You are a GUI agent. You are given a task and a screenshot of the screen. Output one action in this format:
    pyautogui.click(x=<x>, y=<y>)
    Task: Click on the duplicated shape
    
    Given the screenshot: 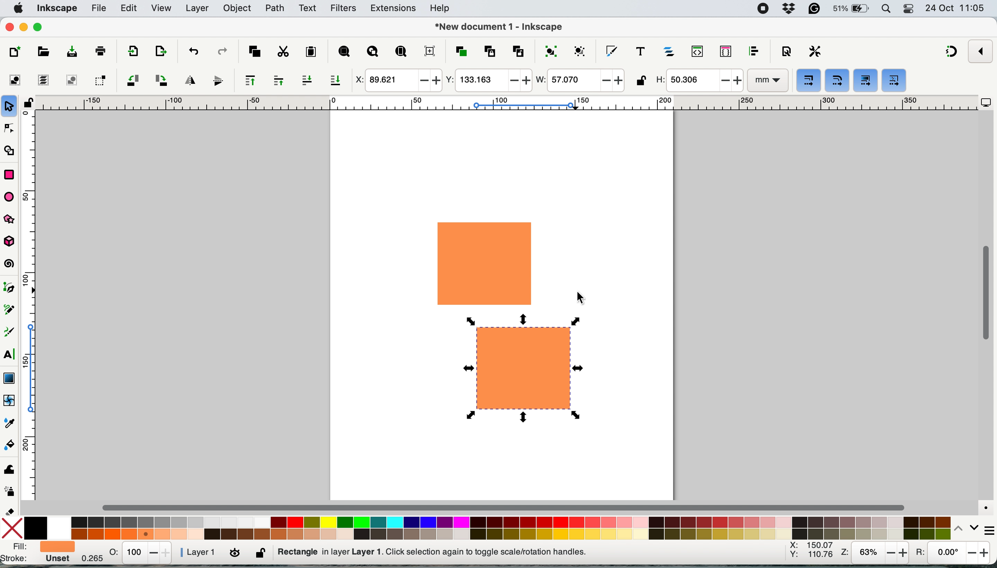 What is the action you would take?
    pyautogui.click(x=525, y=367)
    